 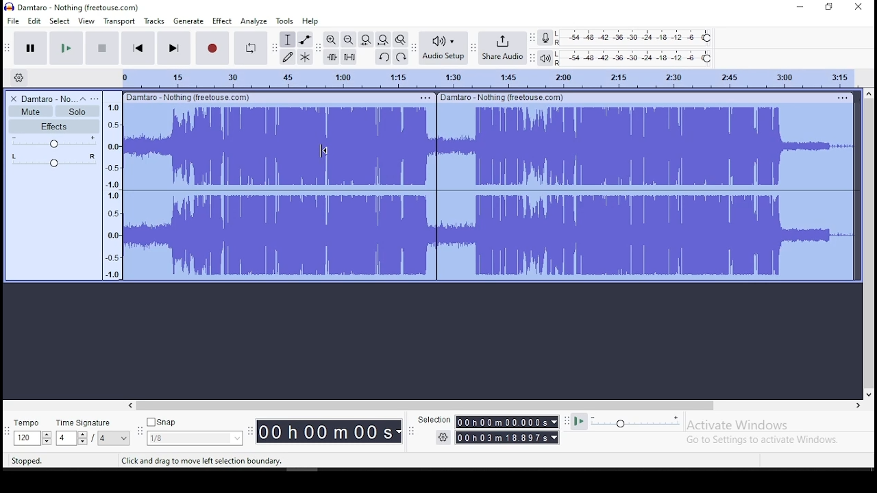 What do you see at coordinates (95, 98) in the screenshot?
I see `open menu` at bounding box center [95, 98].